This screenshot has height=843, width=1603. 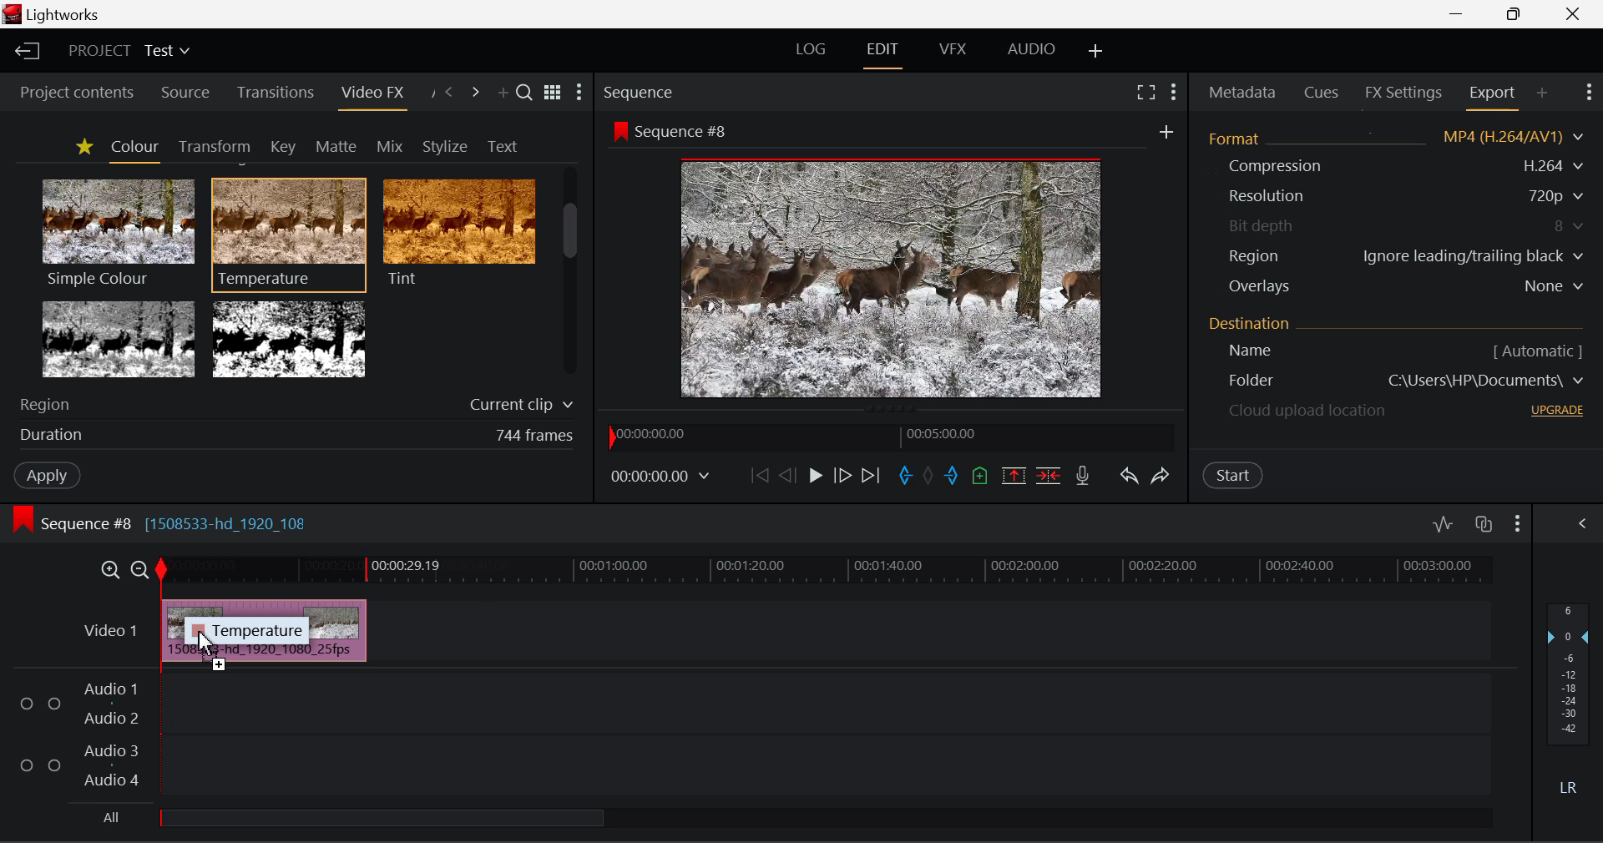 I want to click on C\Users\HP\Documents\ , so click(x=1486, y=380).